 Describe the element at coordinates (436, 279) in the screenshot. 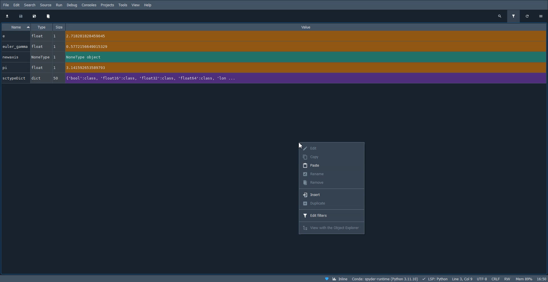

I see `LSP: PYTHON` at that location.